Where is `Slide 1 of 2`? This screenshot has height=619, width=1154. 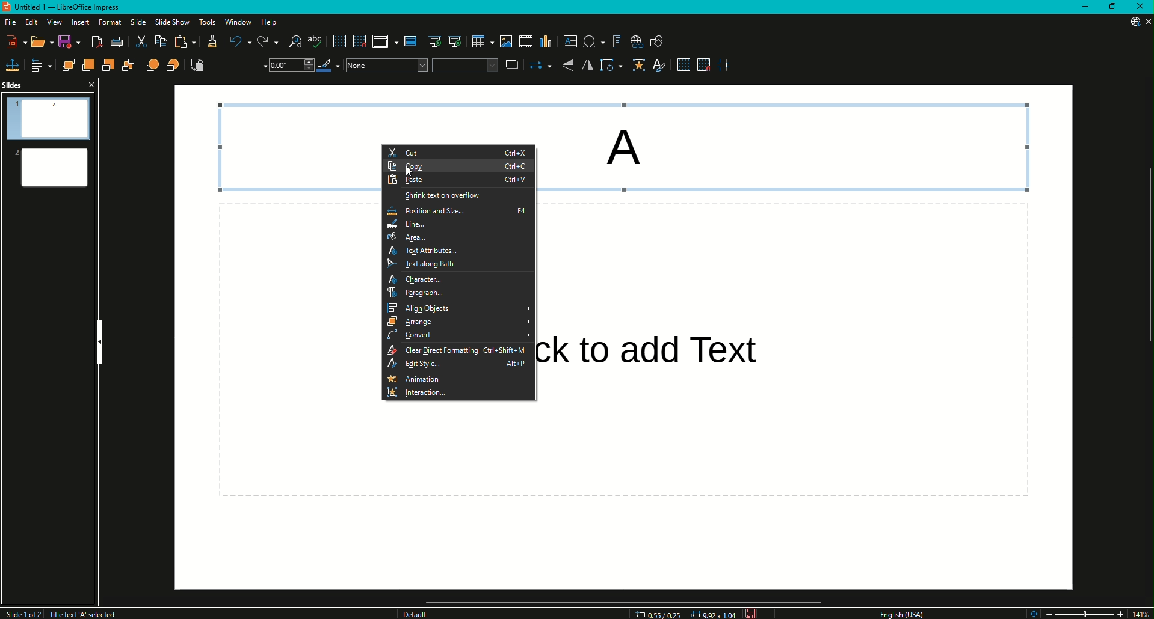 Slide 1 of 2 is located at coordinates (23, 614).